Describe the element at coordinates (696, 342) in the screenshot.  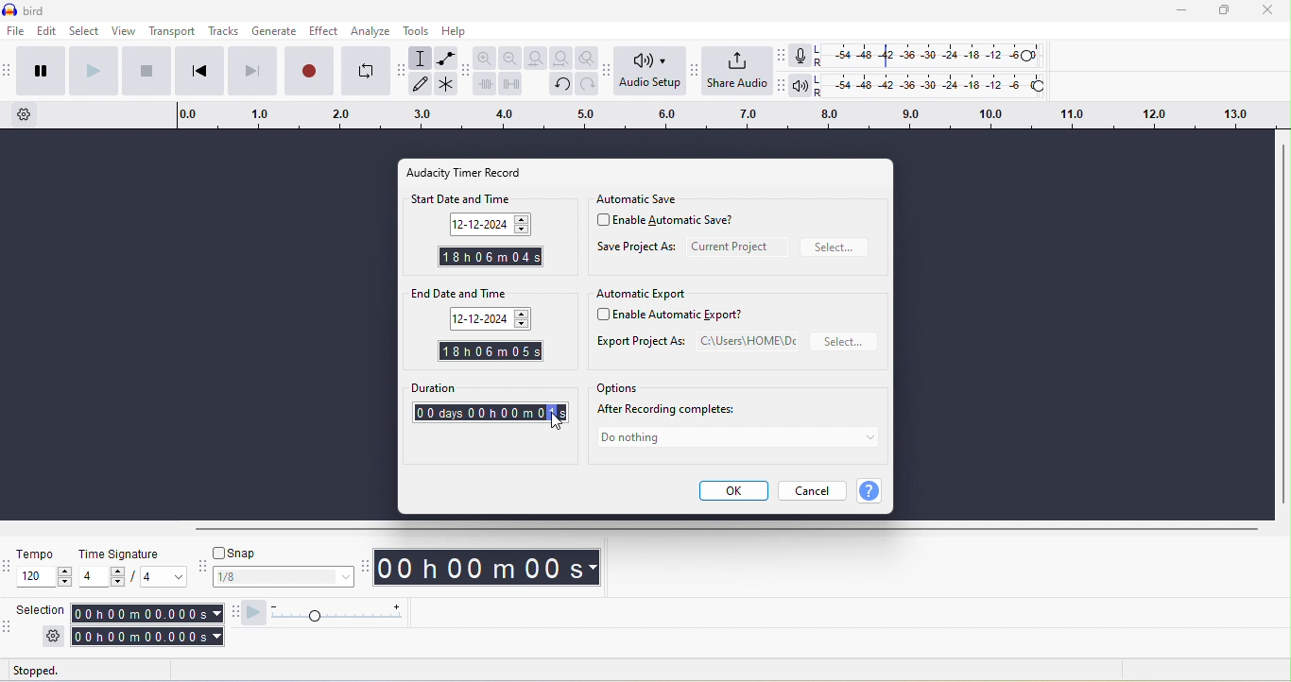
I see `export project as` at that location.